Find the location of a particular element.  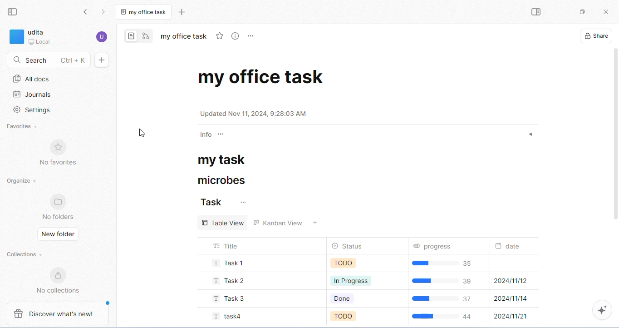

maximize is located at coordinates (583, 12).